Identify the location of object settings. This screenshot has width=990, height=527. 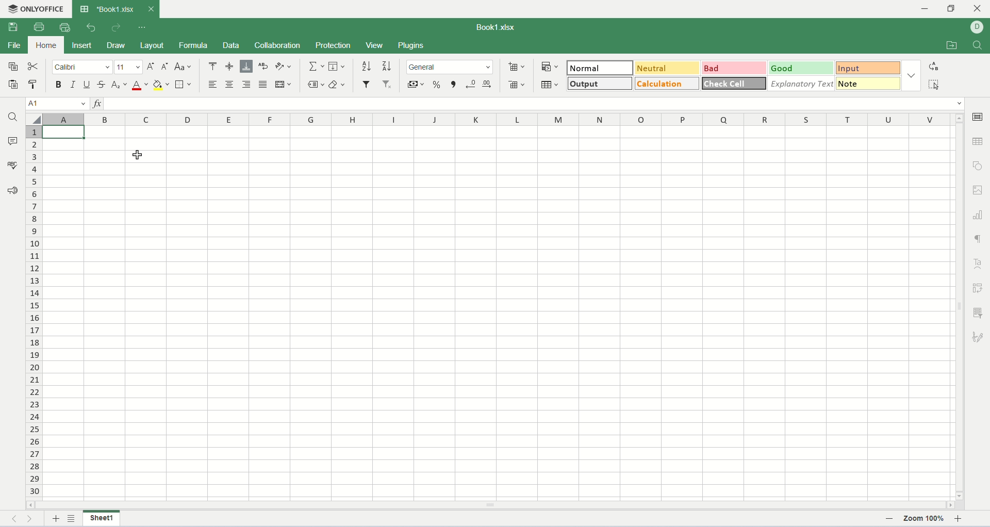
(980, 167).